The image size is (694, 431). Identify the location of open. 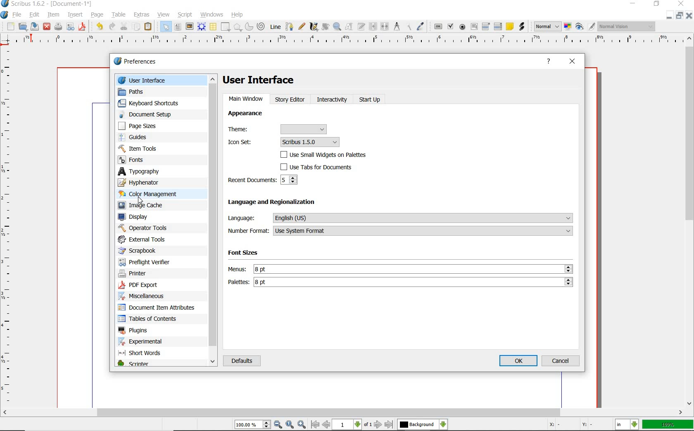
(23, 27).